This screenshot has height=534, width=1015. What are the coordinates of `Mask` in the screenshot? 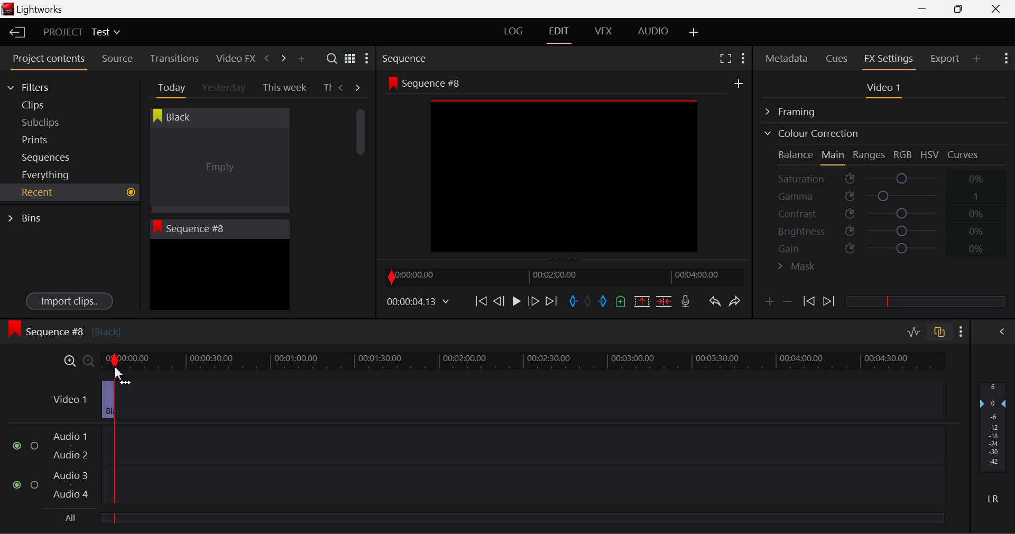 It's located at (797, 268).